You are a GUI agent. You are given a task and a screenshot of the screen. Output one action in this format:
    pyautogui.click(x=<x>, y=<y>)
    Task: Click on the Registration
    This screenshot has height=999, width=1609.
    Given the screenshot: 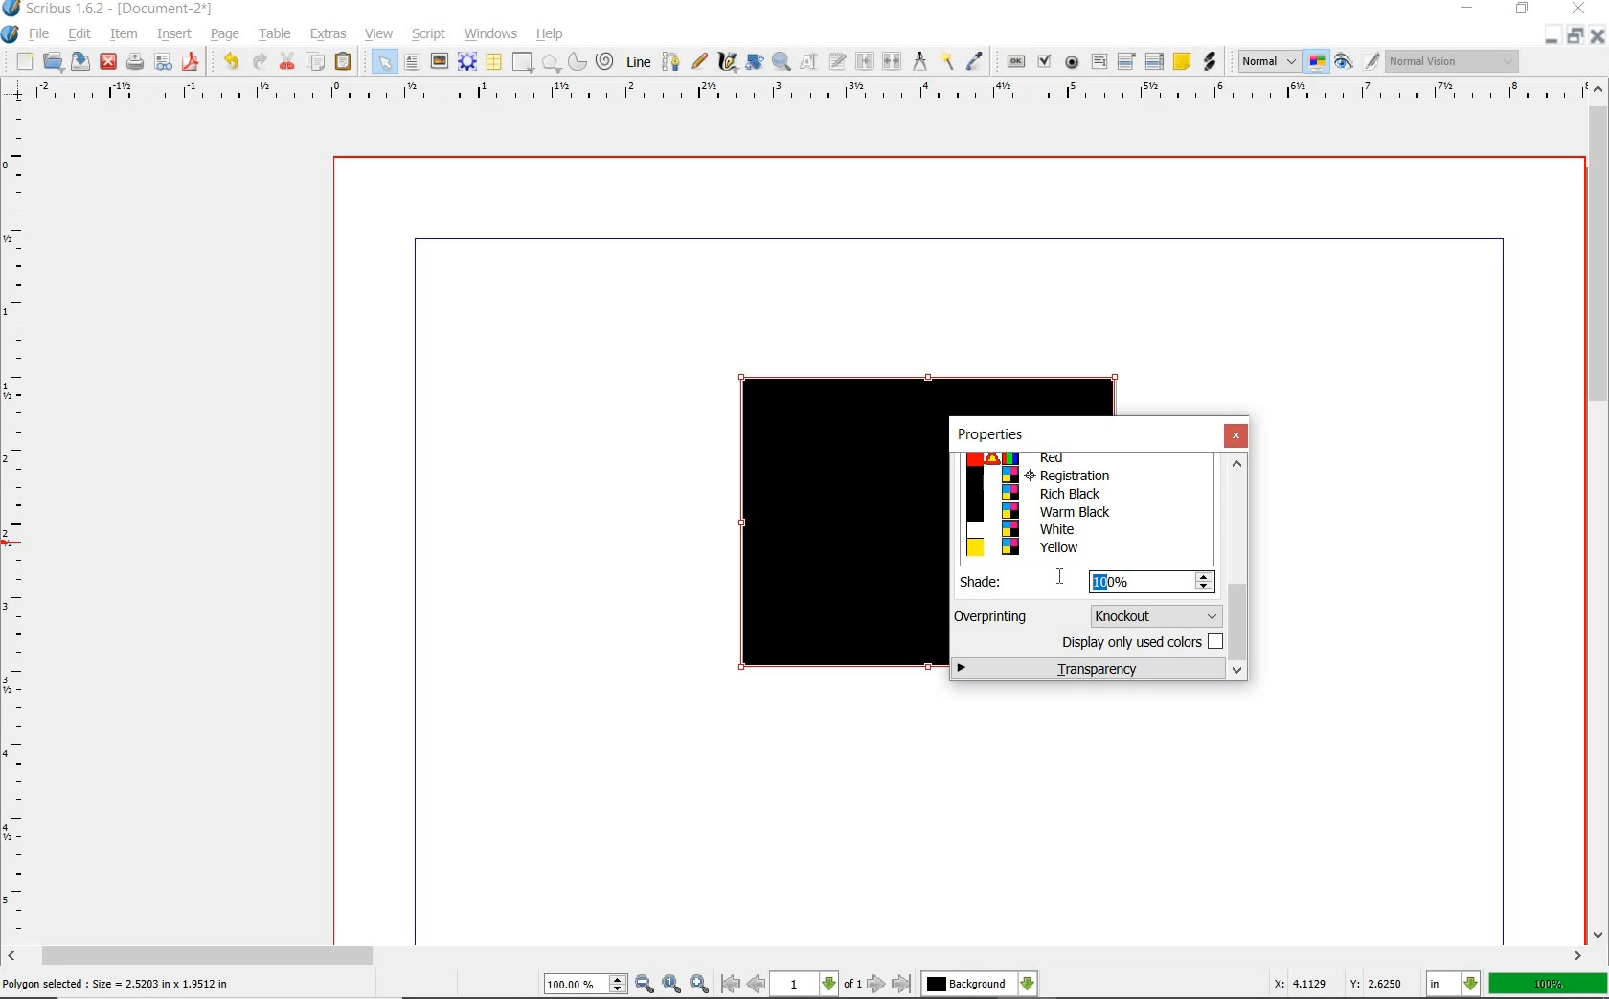 What is the action you would take?
    pyautogui.click(x=1084, y=476)
    